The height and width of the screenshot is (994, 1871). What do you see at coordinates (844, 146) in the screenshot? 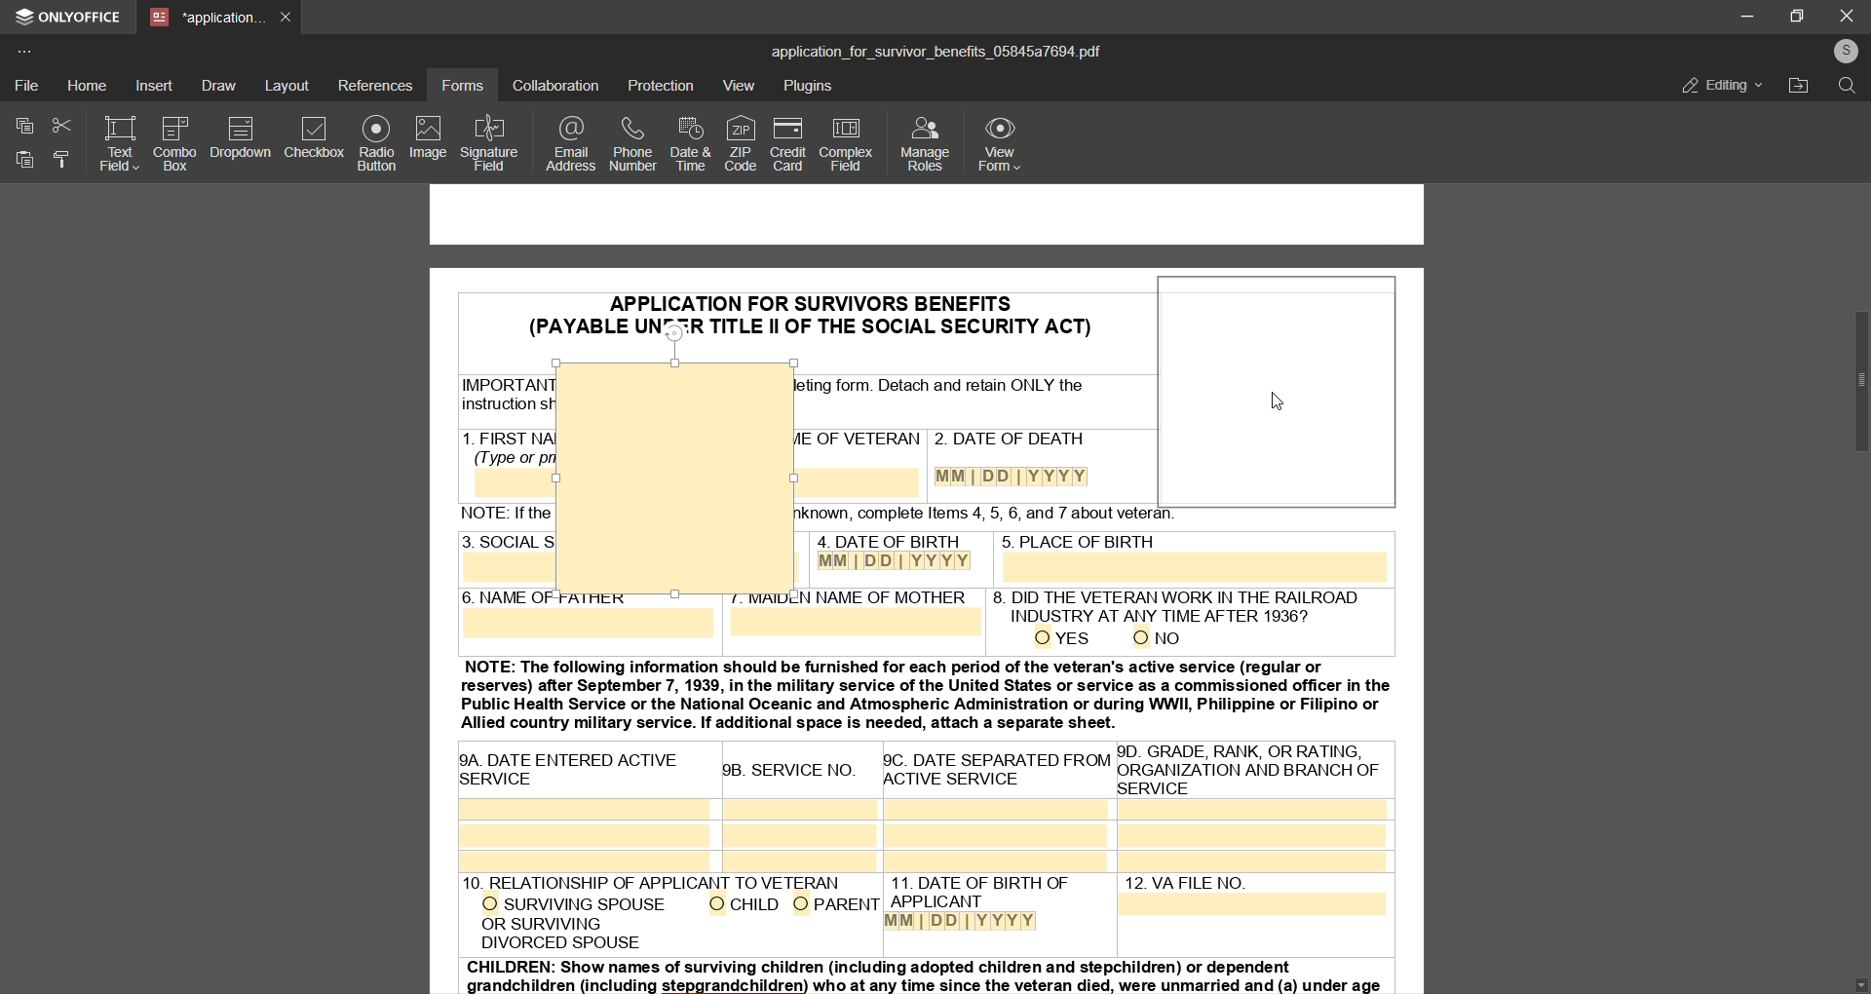
I see `complex field` at bounding box center [844, 146].